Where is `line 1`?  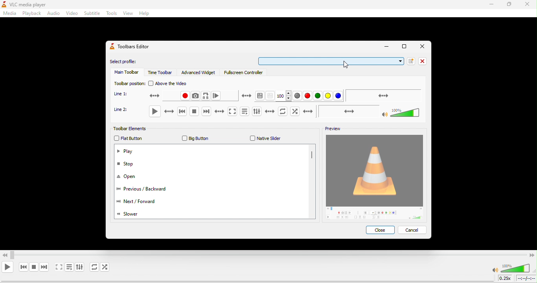 line 1 is located at coordinates (122, 94).